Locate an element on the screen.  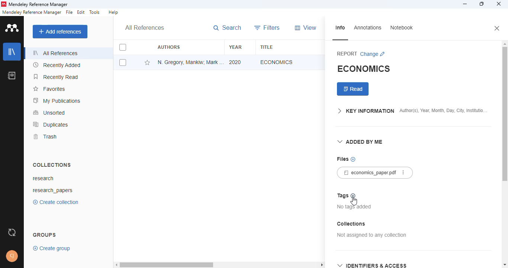
research is located at coordinates (43, 178).